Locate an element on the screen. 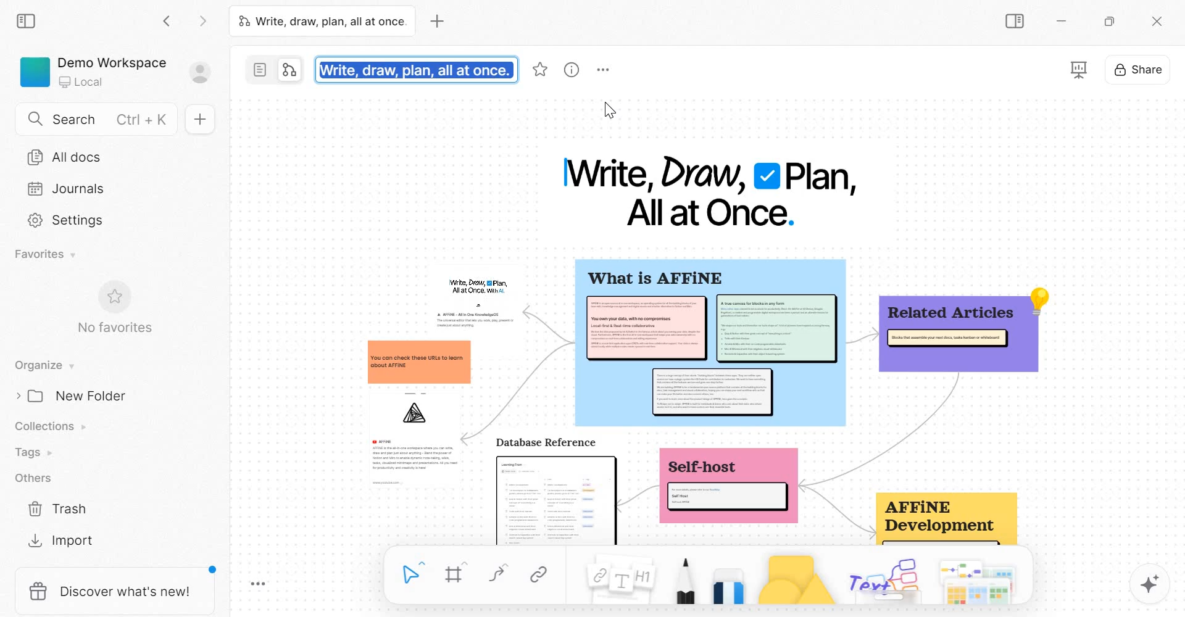  Organise is located at coordinates (42, 365).